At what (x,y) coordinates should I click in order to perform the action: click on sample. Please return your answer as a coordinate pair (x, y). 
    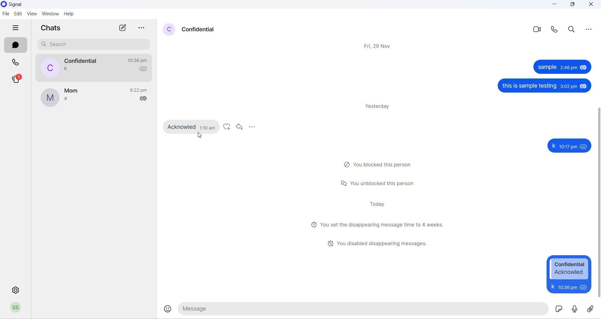
    Looking at the image, I should click on (547, 67).